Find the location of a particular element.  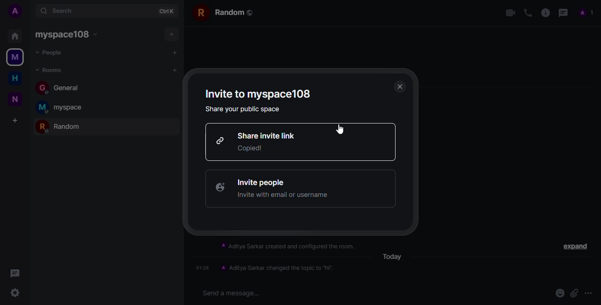

people is located at coordinates (56, 52).